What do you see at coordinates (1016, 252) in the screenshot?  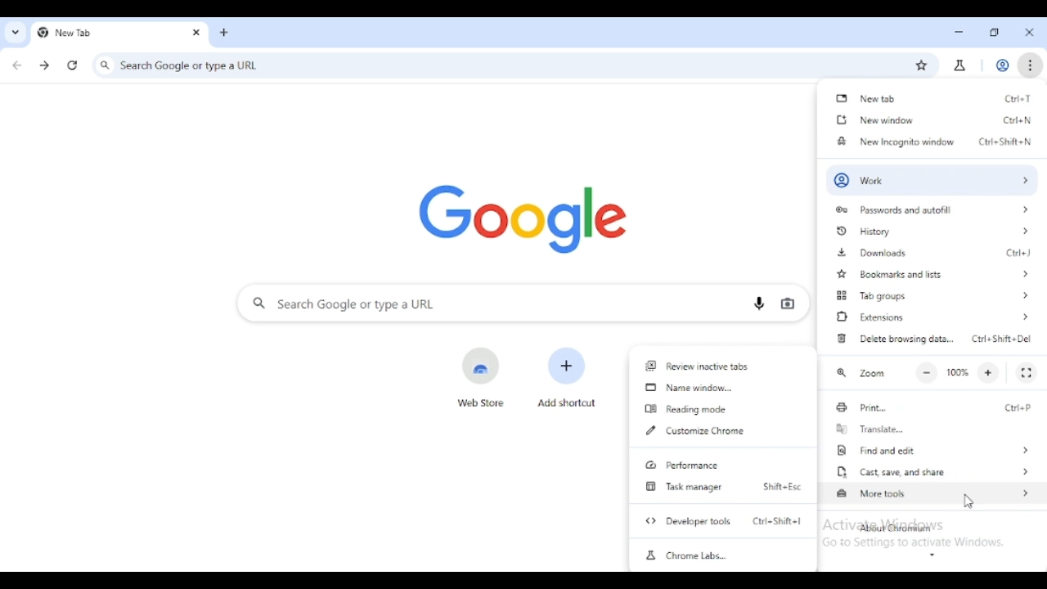 I see `shortcut for downloads` at bounding box center [1016, 252].